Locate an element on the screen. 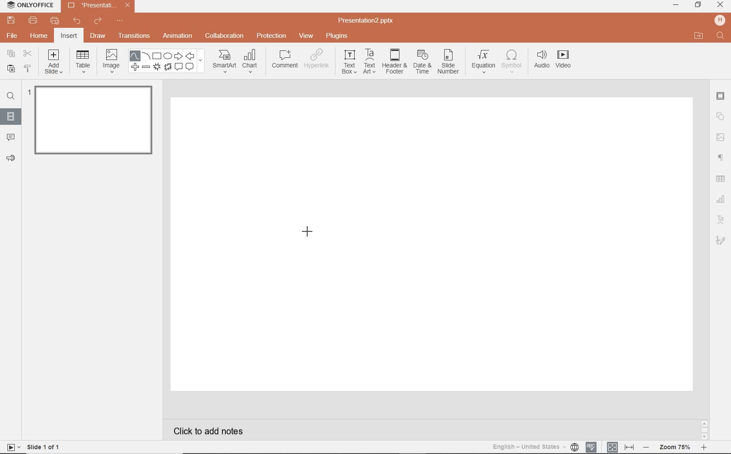  FEEDBACK & SUPPORT is located at coordinates (10, 158).